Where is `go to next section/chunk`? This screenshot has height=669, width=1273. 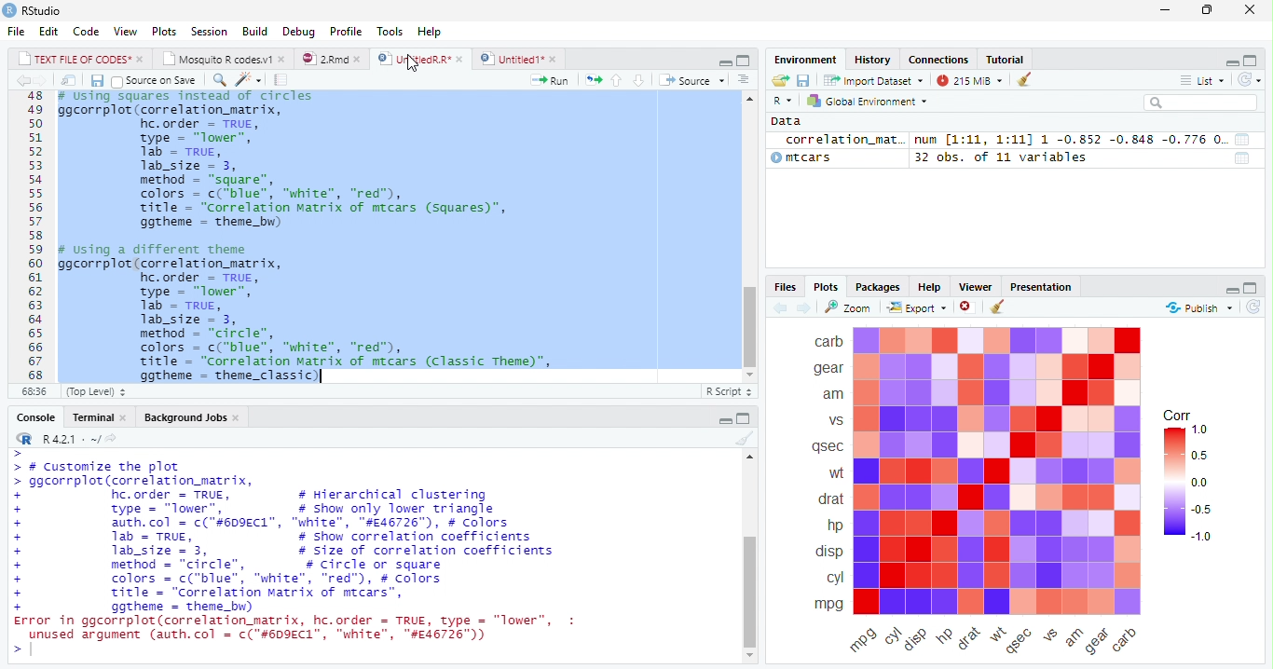
go to next section/chunk is located at coordinates (636, 80).